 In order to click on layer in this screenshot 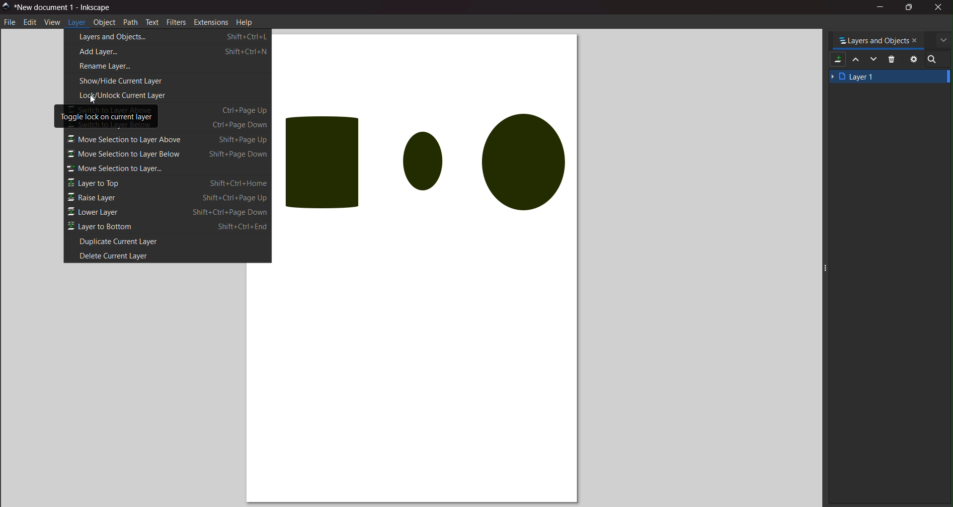, I will do `click(77, 22)`.